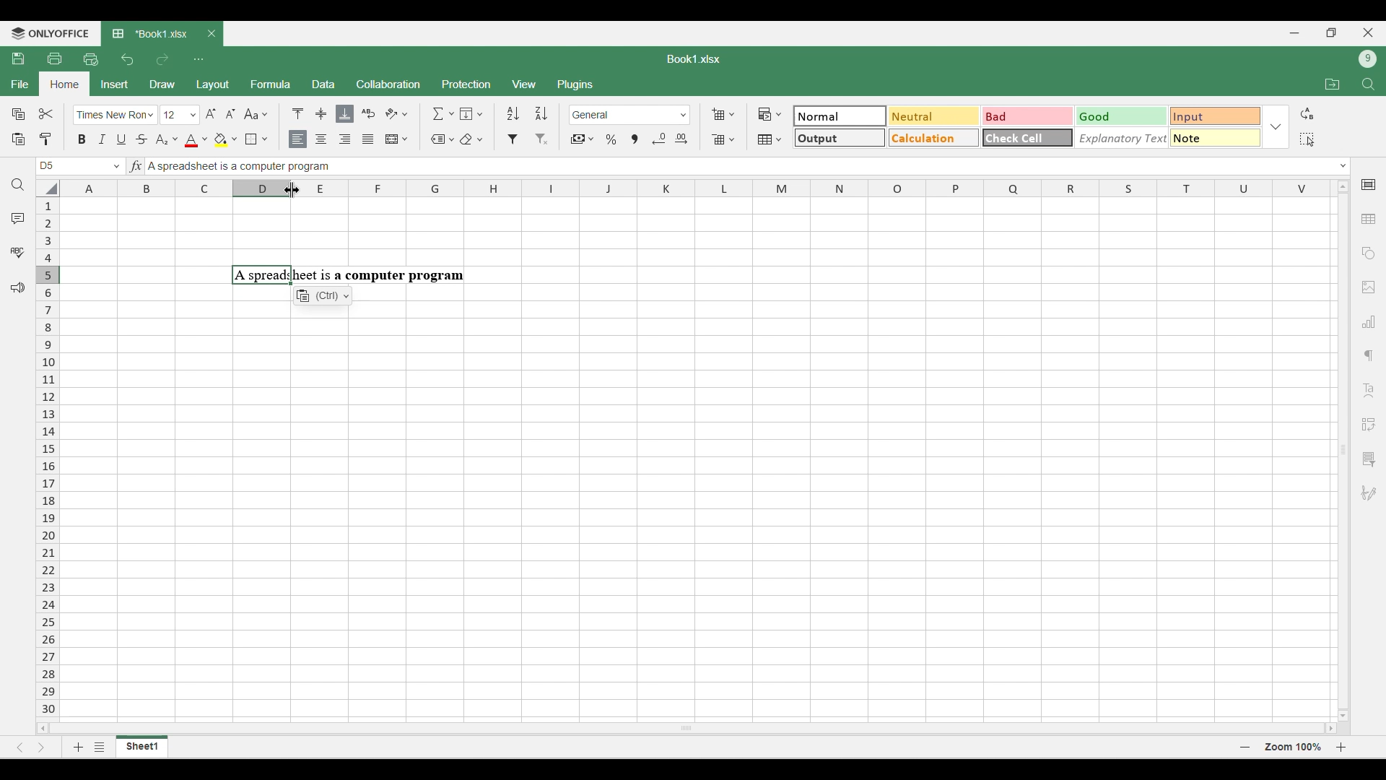 This screenshot has height=780, width=1386. I want to click on Protection menu, so click(466, 84).